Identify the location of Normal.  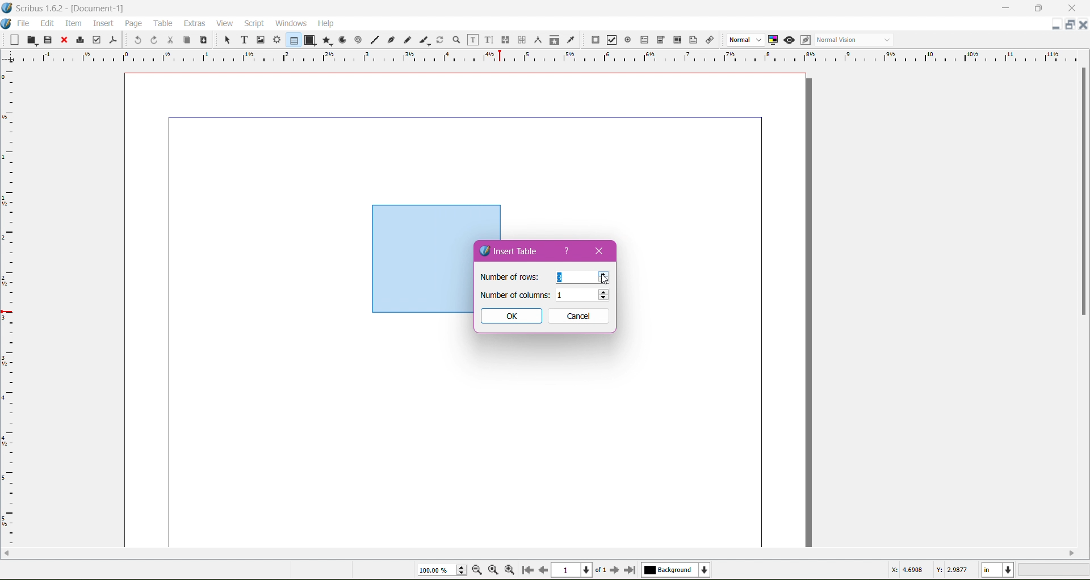
(744, 40).